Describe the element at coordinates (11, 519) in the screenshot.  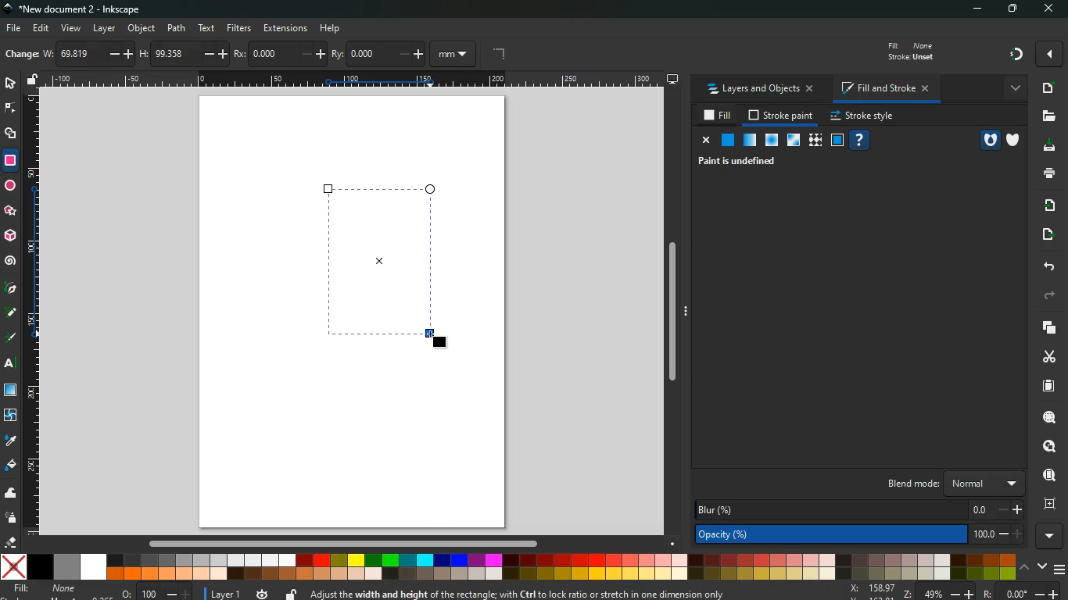
I see `spray` at that location.